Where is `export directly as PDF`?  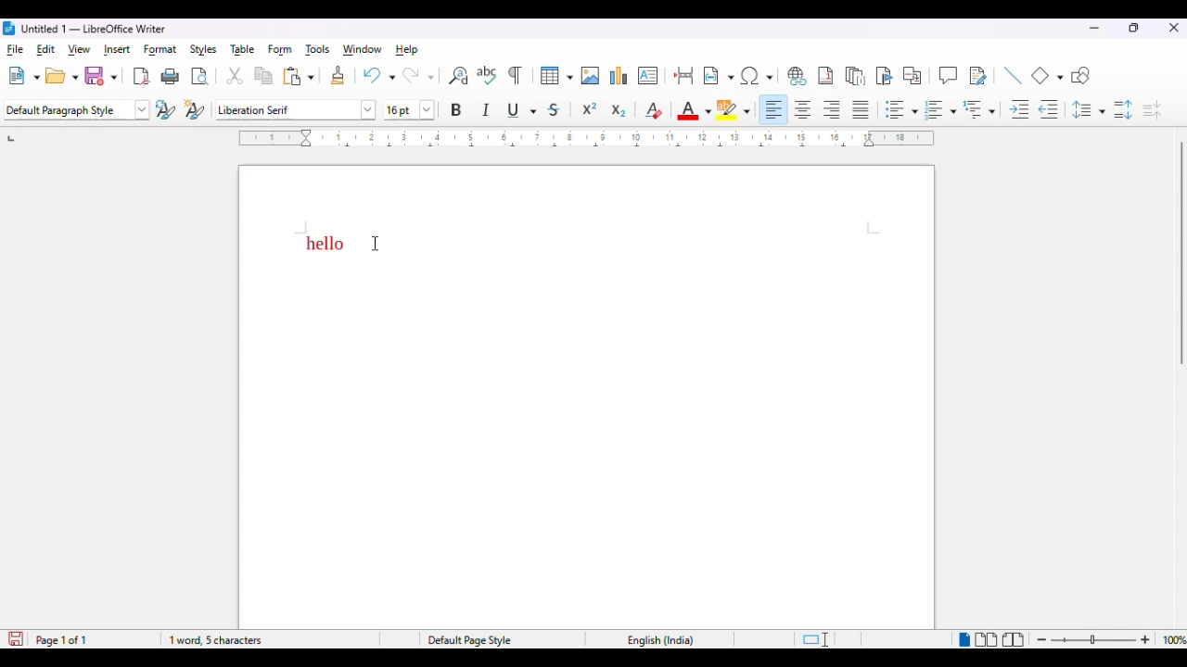
export directly as PDF is located at coordinates (141, 77).